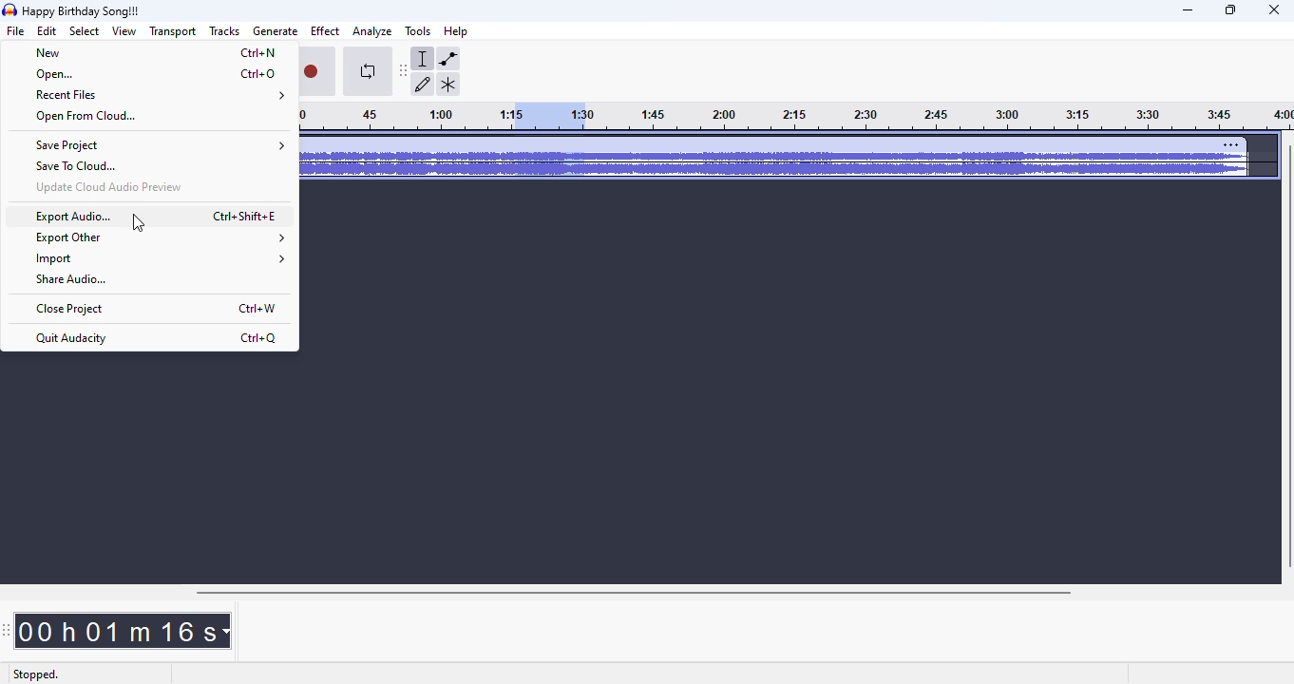  What do you see at coordinates (1231, 10) in the screenshot?
I see `maximize` at bounding box center [1231, 10].